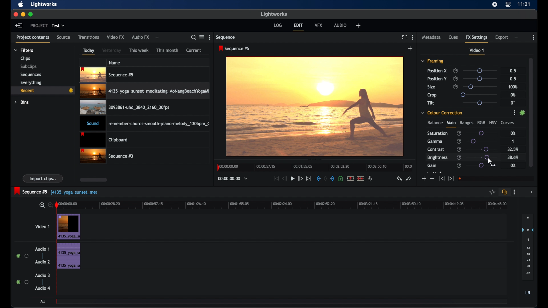  What do you see at coordinates (512, 157) in the screenshot?
I see `38.6%` at bounding box center [512, 157].